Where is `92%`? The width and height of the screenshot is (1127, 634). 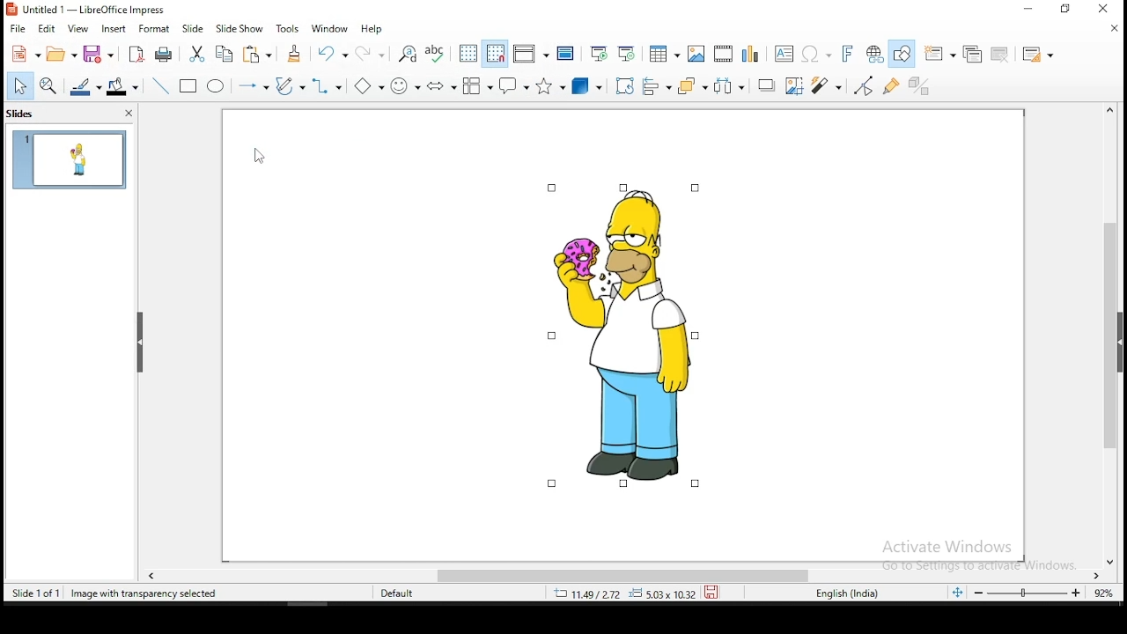 92% is located at coordinates (1103, 594).